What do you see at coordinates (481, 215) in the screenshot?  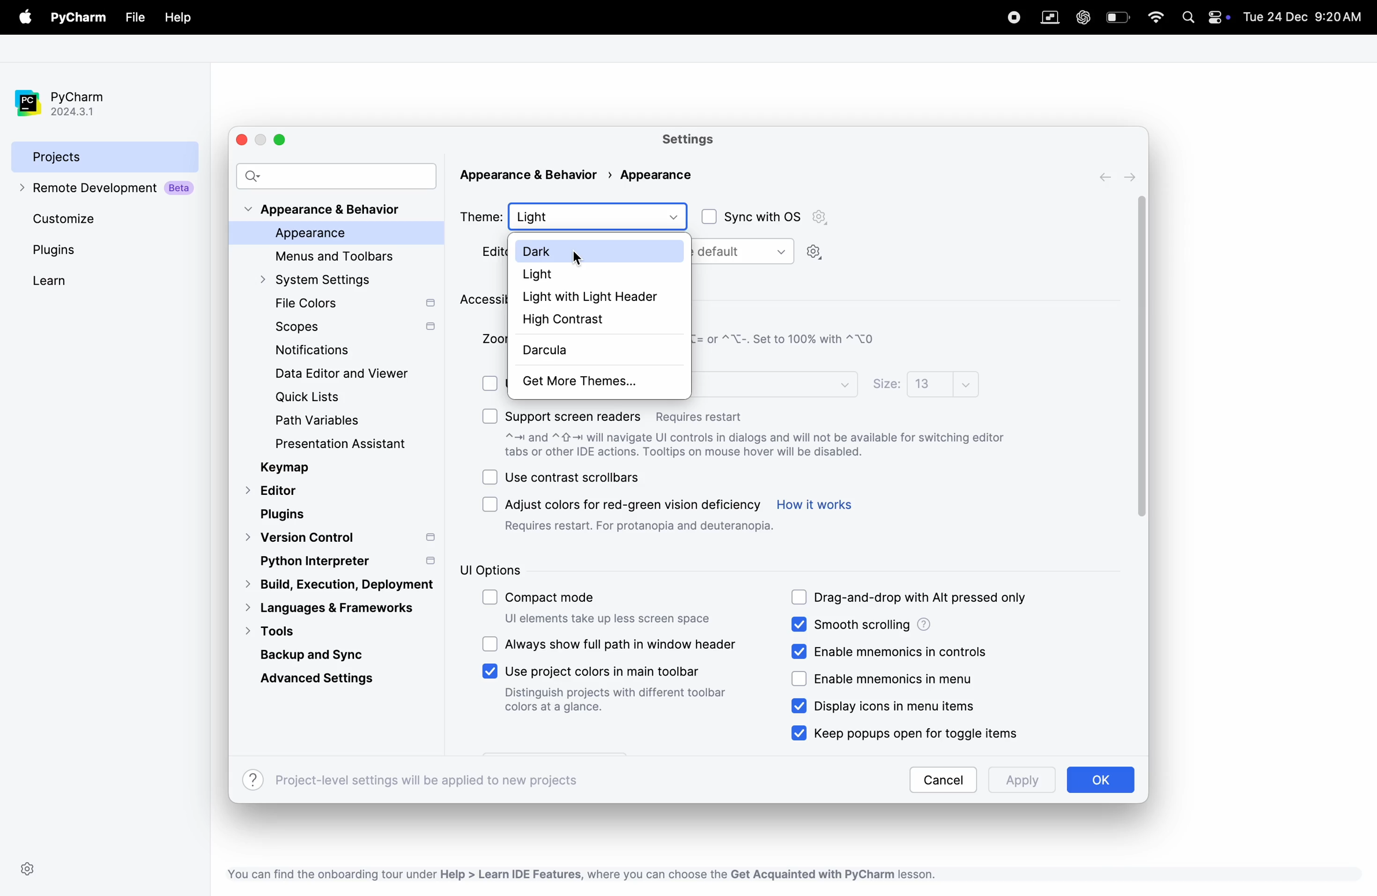 I see `theme` at bounding box center [481, 215].